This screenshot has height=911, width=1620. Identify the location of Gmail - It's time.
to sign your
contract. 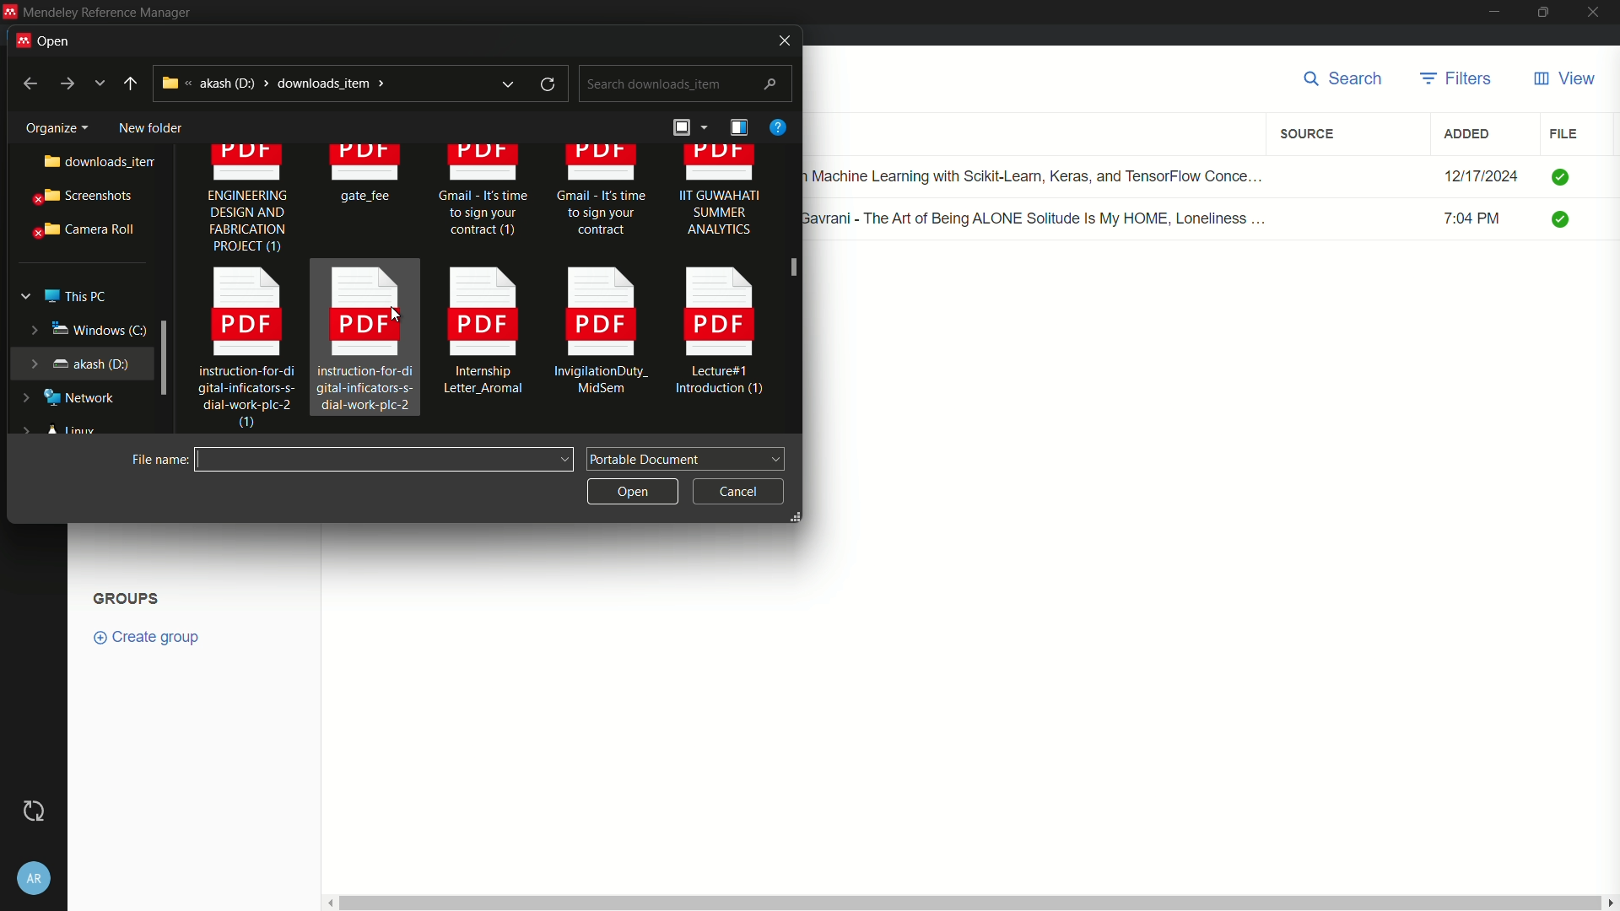
(602, 194).